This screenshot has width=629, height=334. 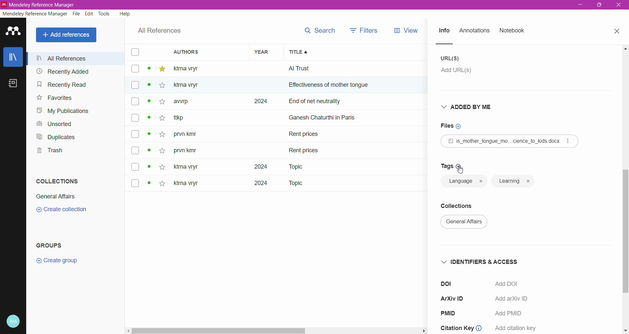 I want to click on Collections, so click(x=461, y=204).